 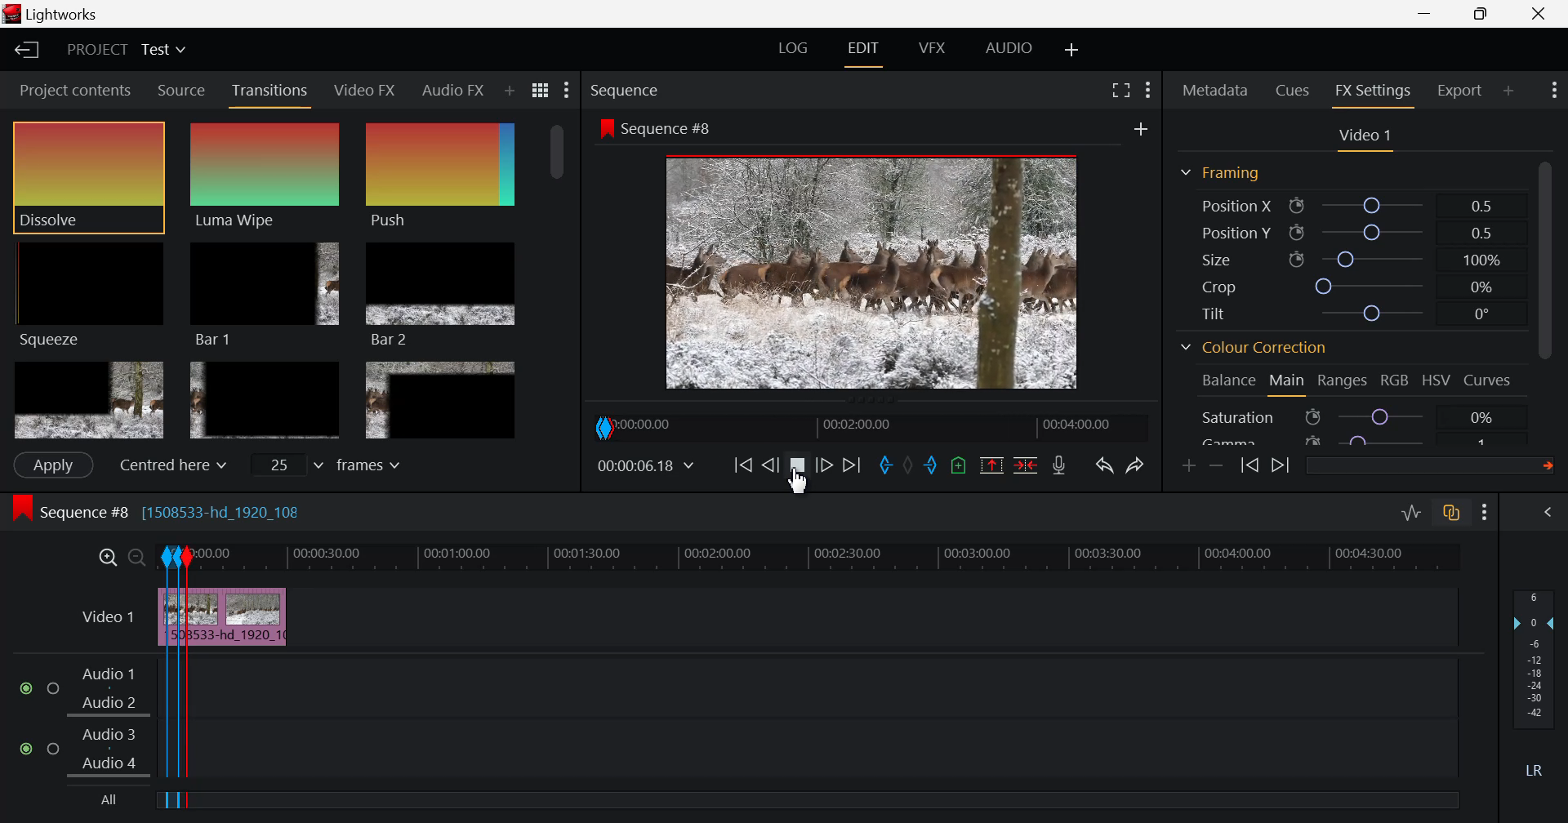 I want to click on Video FX, so click(x=366, y=89).